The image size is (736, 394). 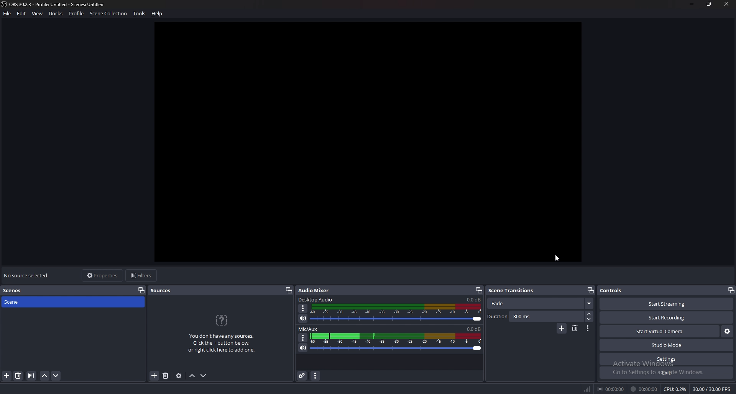 I want to click on edit, so click(x=21, y=14).